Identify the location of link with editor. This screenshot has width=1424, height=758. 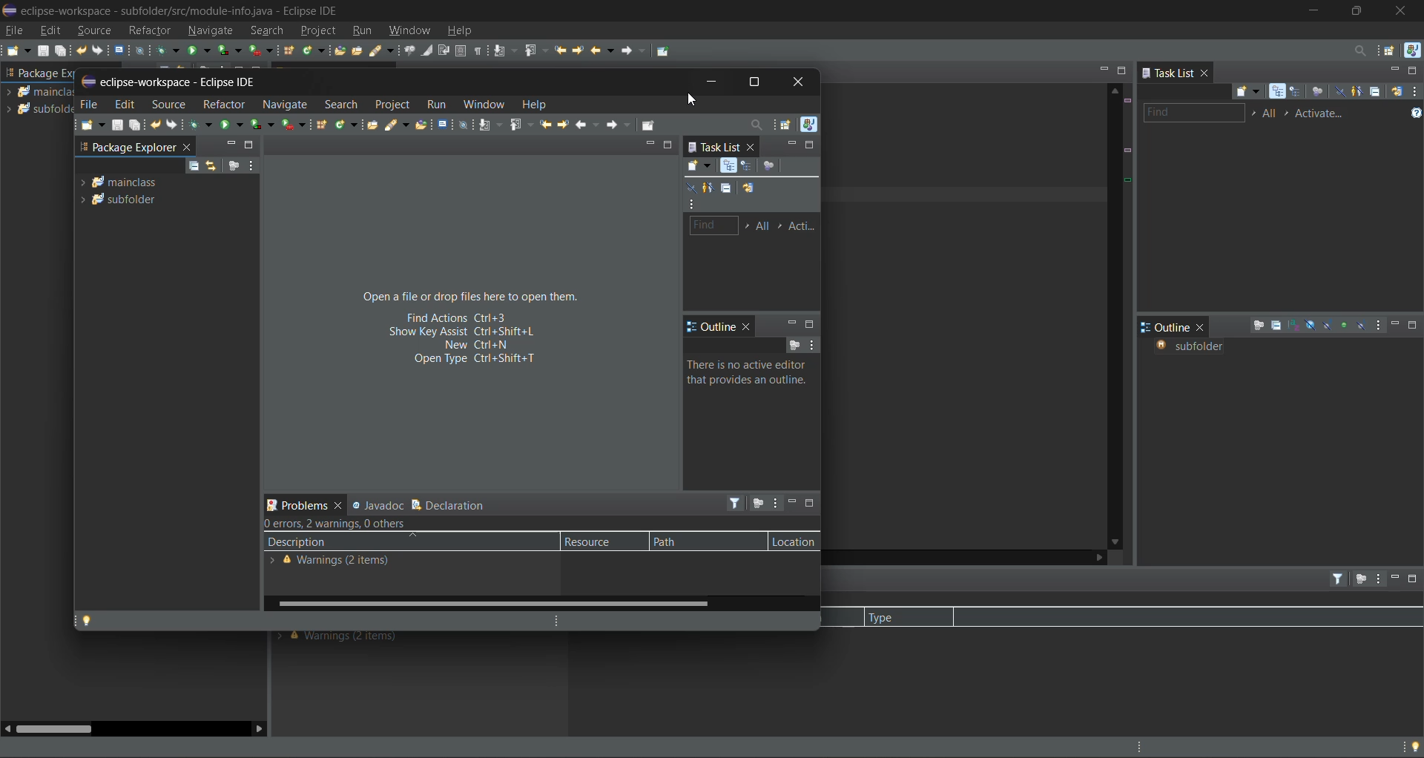
(211, 166).